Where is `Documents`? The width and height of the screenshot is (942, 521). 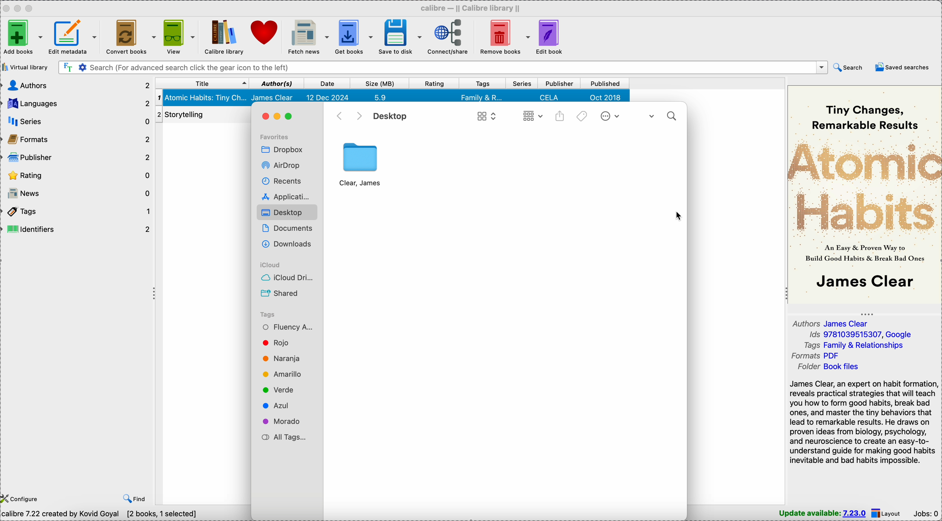 Documents is located at coordinates (288, 227).